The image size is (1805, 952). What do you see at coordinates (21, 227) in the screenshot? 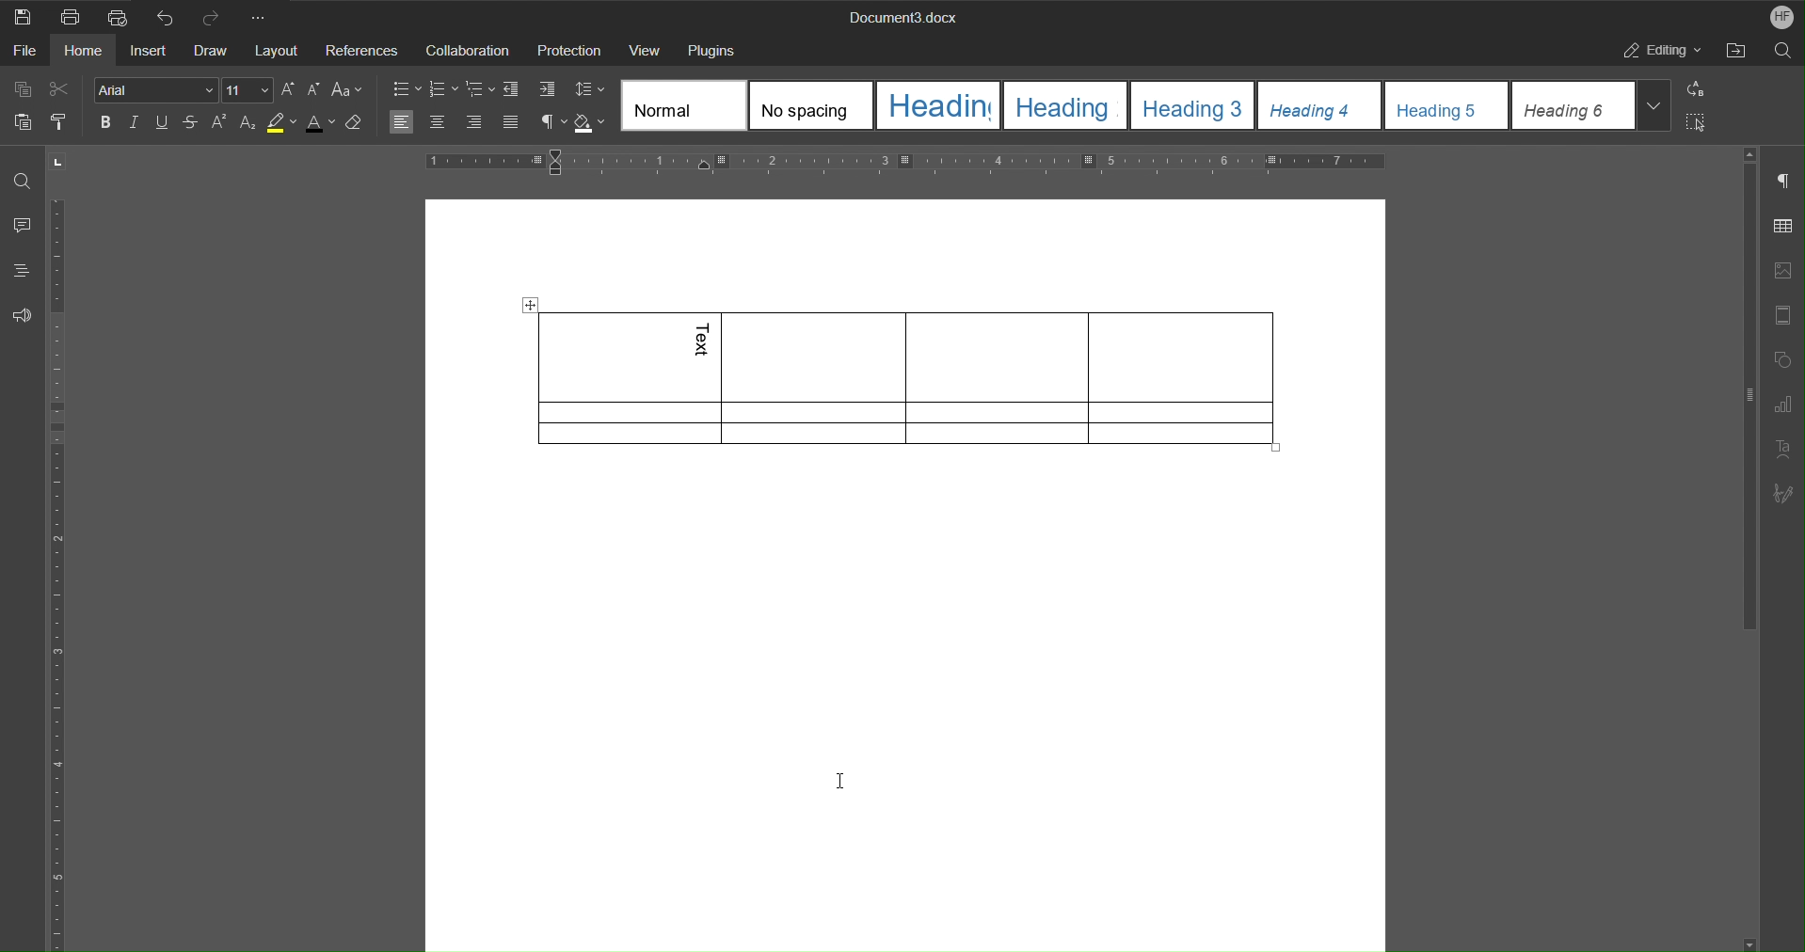
I see `Comment` at bounding box center [21, 227].